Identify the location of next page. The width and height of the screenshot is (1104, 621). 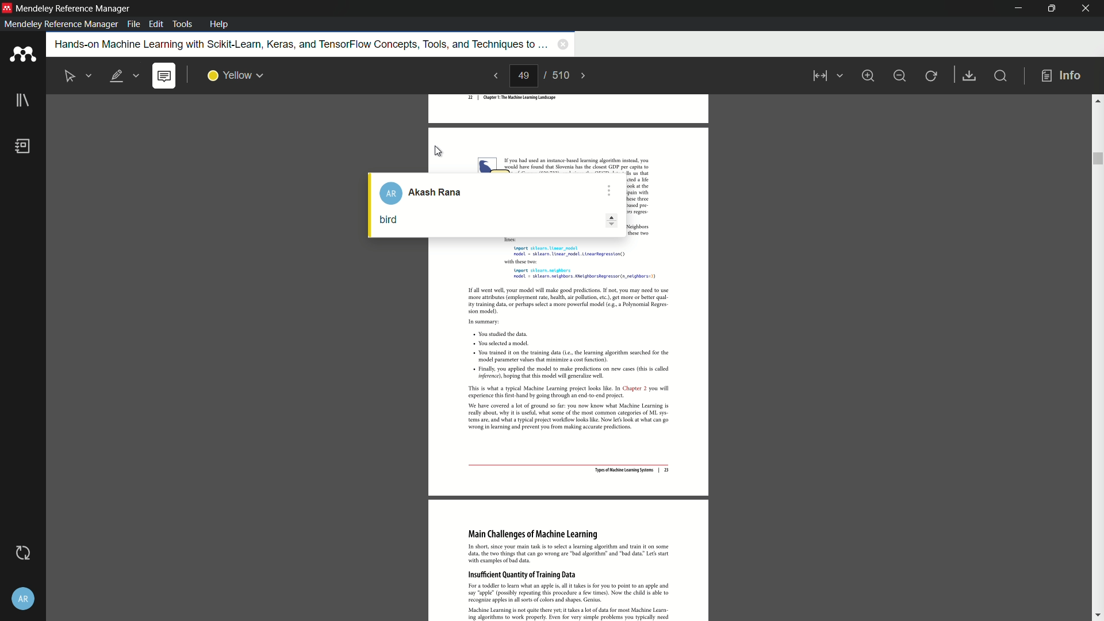
(589, 75).